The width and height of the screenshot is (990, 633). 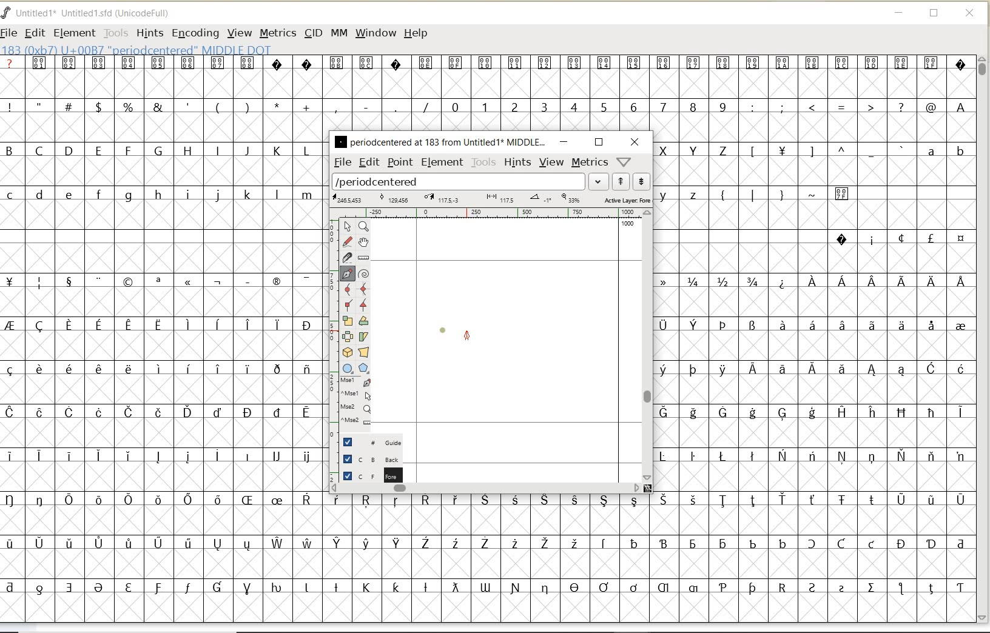 I want to click on glyph info, so click(x=138, y=49).